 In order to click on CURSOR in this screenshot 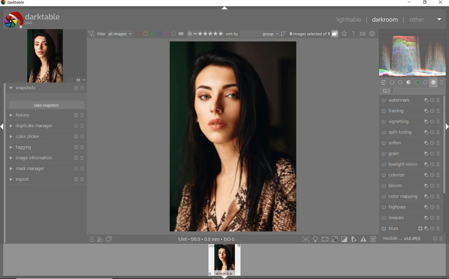, I will do `click(393, 92)`.